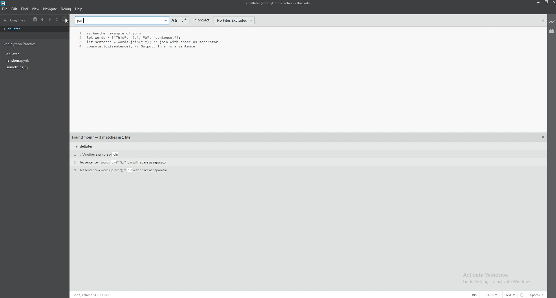 Image resolution: width=556 pixels, height=298 pixels. I want to click on Found "join" — 3 matches in 1 file, so click(103, 136).